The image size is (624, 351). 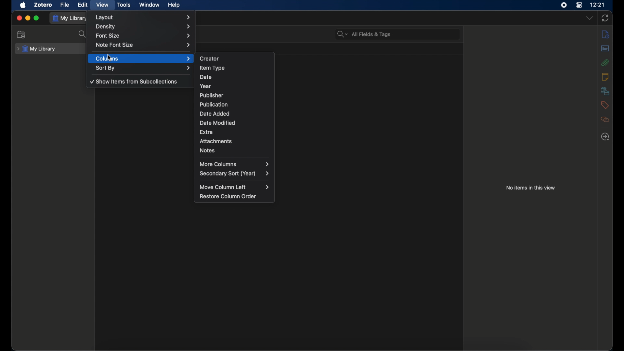 What do you see at coordinates (206, 77) in the screenshot?
I see `date` at bounding box center [206, 77].